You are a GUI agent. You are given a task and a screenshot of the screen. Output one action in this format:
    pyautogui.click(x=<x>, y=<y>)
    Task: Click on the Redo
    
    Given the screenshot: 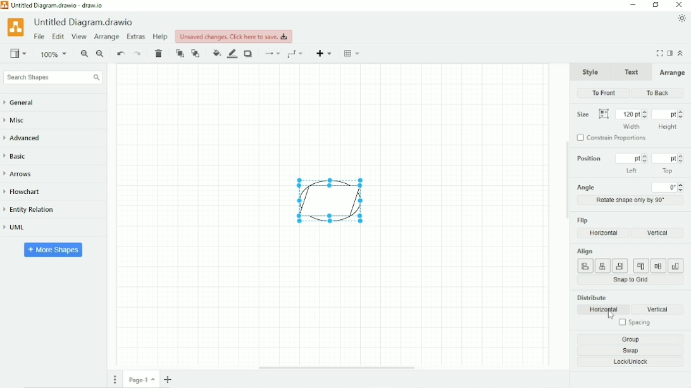 What is the action you would take?
    pyautogui.click(x=138, y=54)
    